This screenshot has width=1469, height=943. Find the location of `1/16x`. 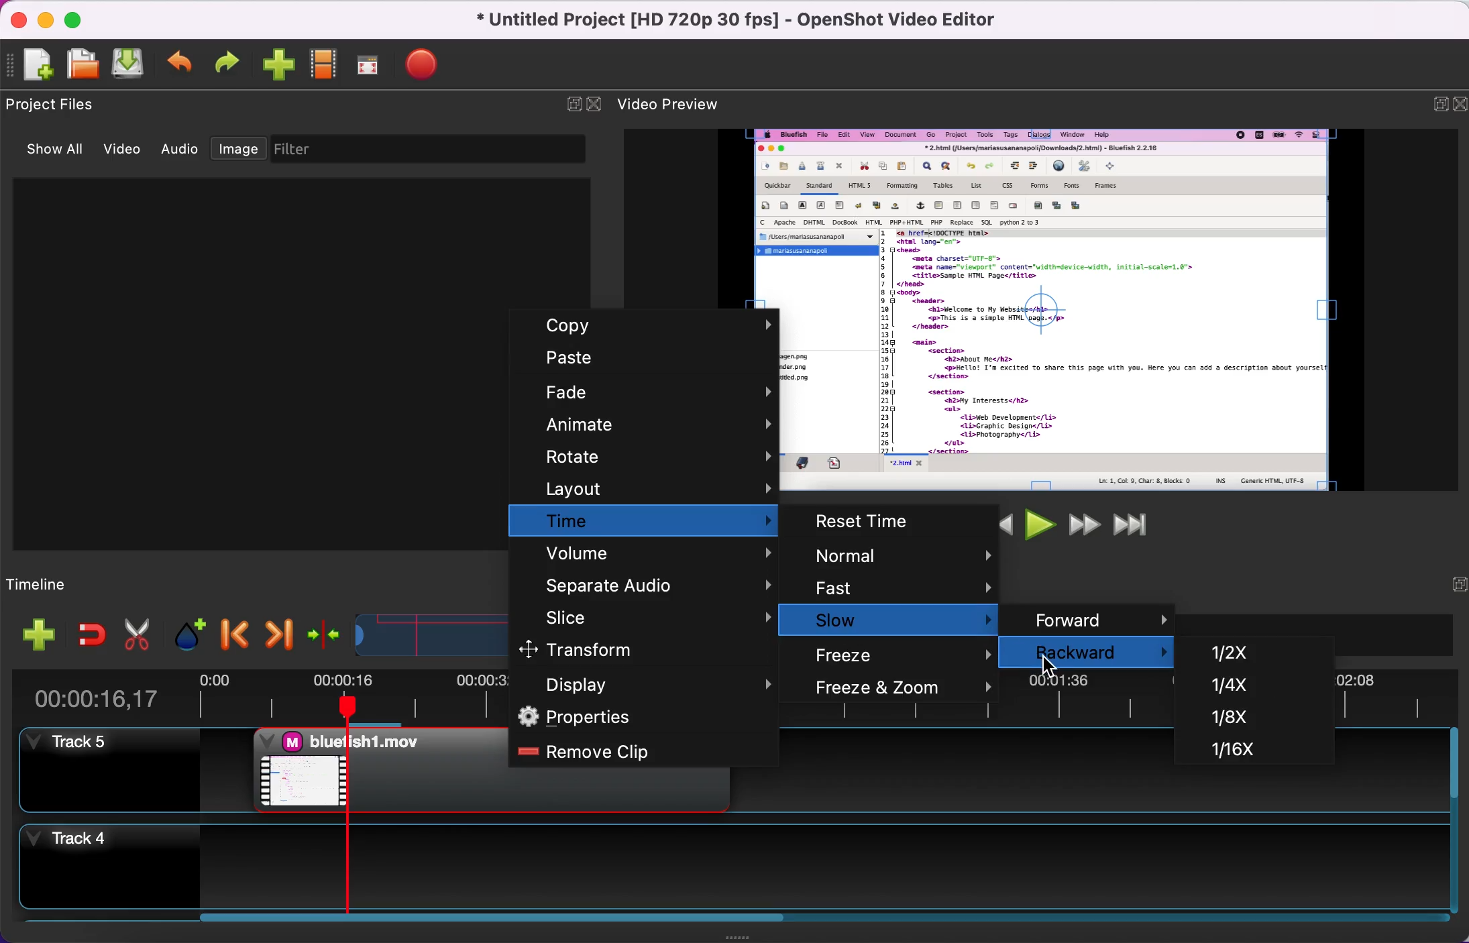

1/16x is located at coordinates (1222, 750).